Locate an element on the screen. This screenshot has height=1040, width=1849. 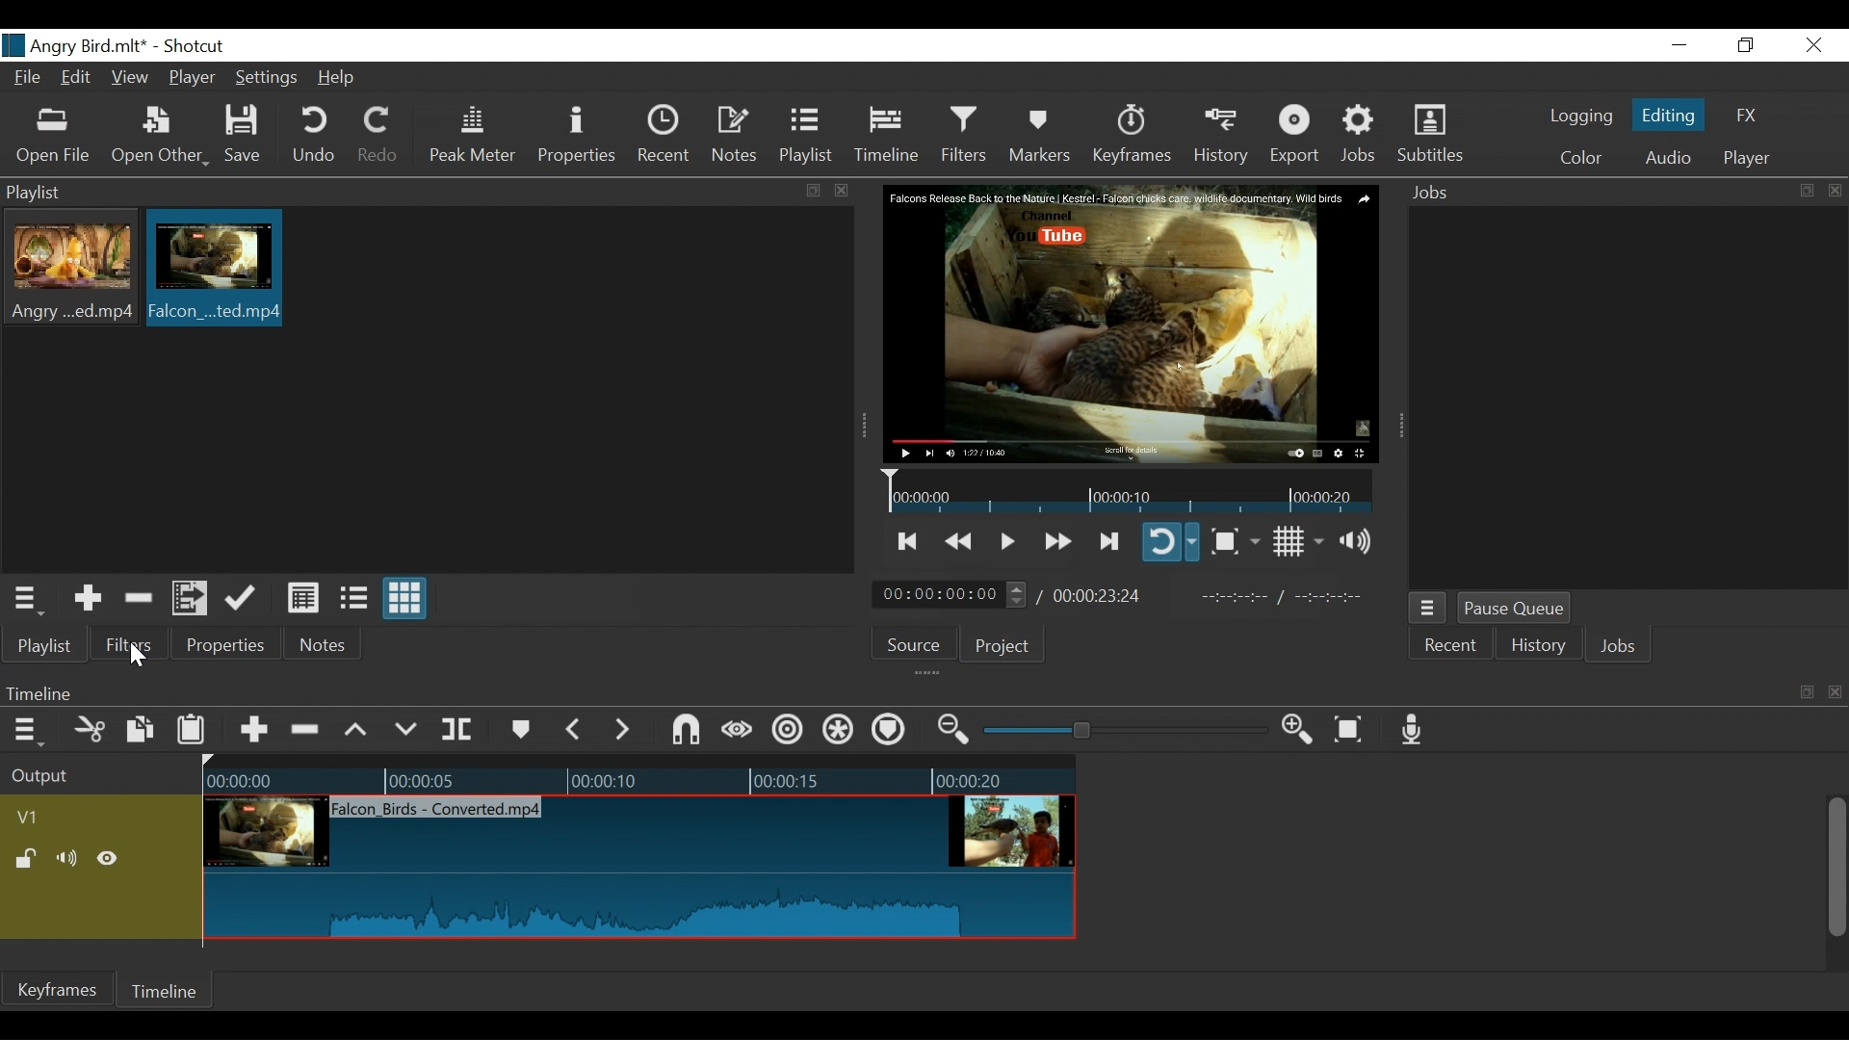
Editing is located at coordinates (1672, 114).